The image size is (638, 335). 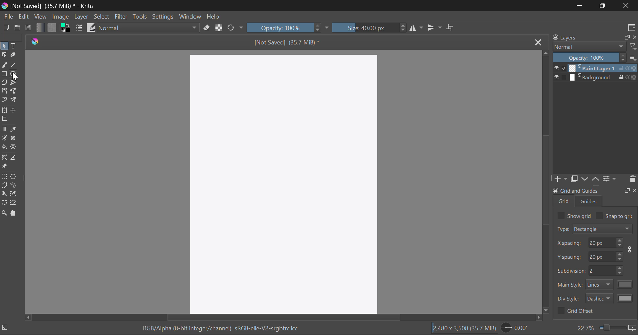 I want to click on Help, so click(x=214, y=17).